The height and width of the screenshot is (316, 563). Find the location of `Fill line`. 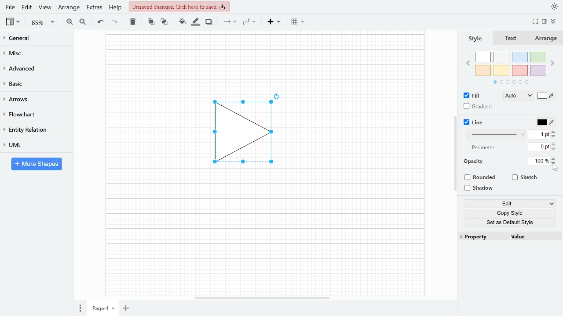

Fill line is located at coordinates (195, 22).